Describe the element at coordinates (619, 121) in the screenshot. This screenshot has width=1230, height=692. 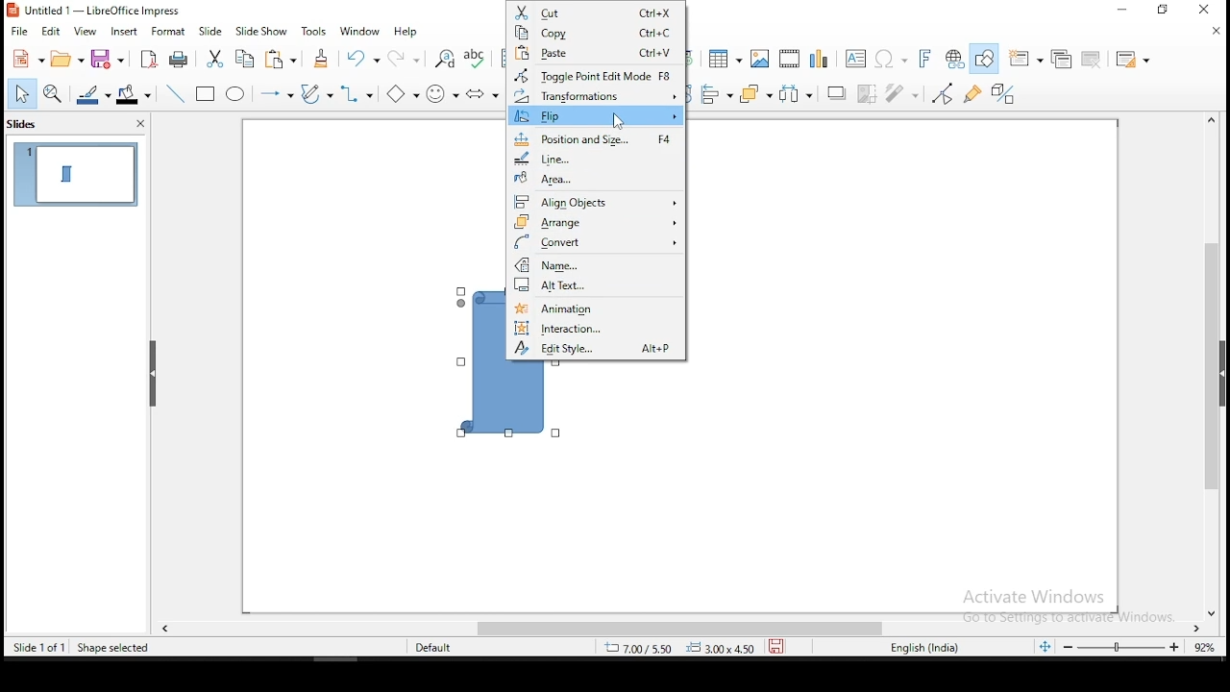
I see `mouse pointer` at that location.